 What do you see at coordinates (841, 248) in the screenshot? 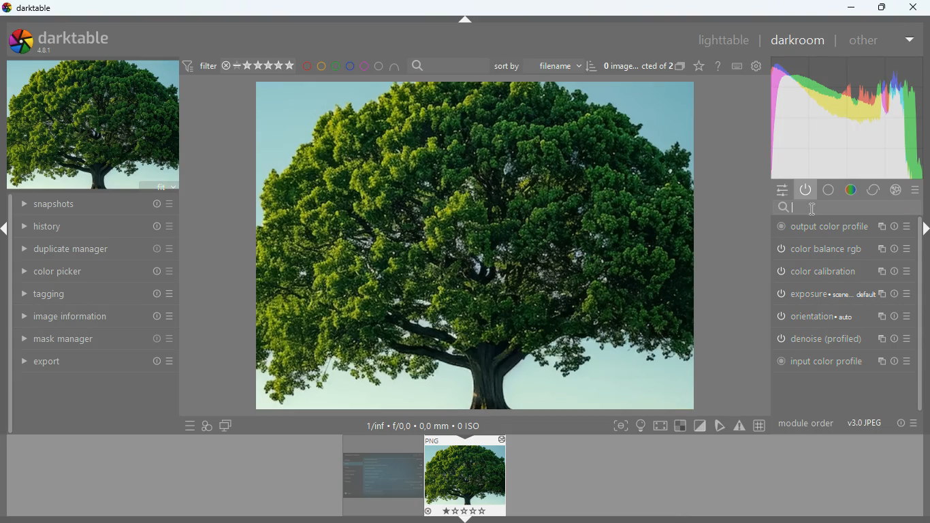
I see `color balance rgb` at bounding box center [841, 248].